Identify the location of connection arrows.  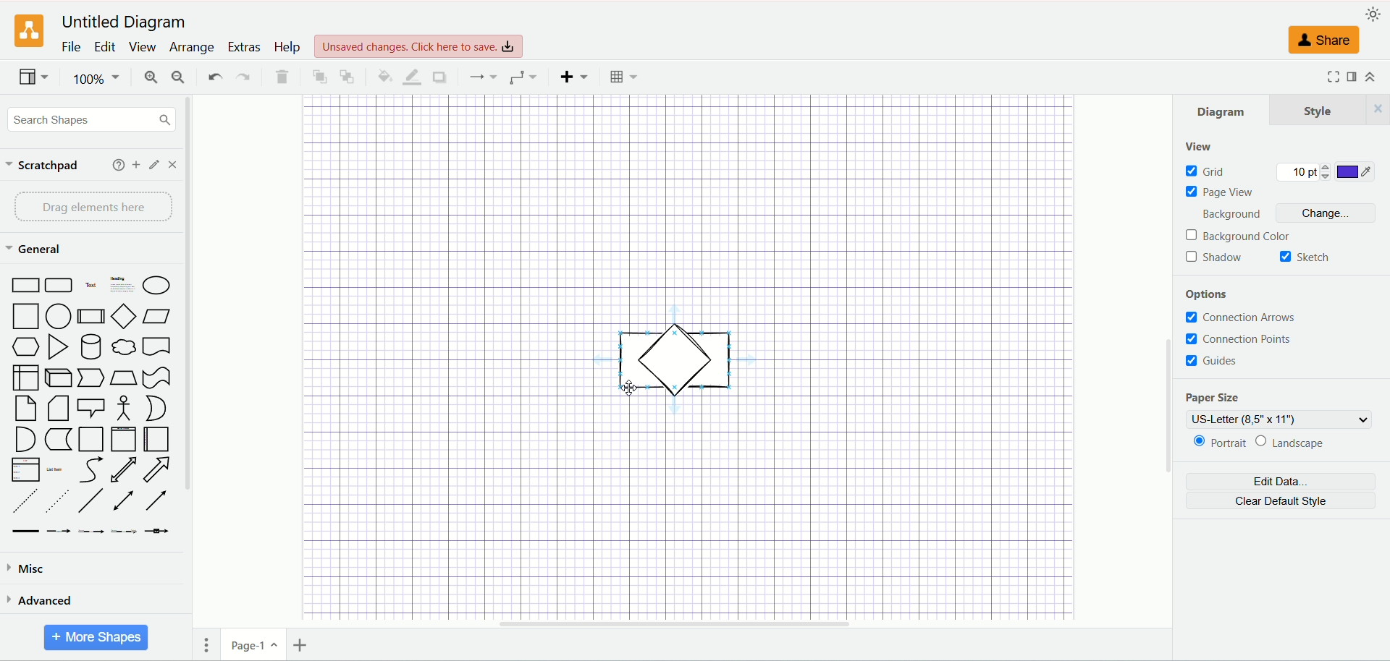
(1255, 317).